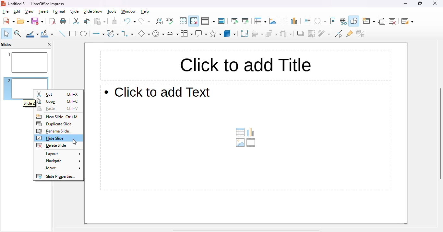  I want to click on Ctrl+X, so click(73, 94).